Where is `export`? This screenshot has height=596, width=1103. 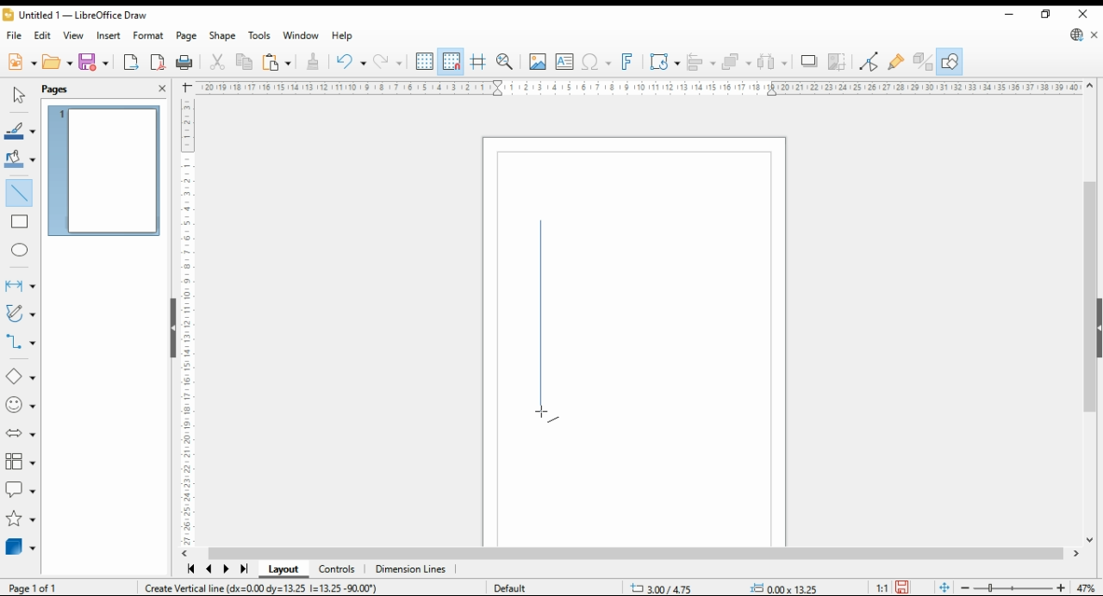
export is located at coordinates (132, 63).